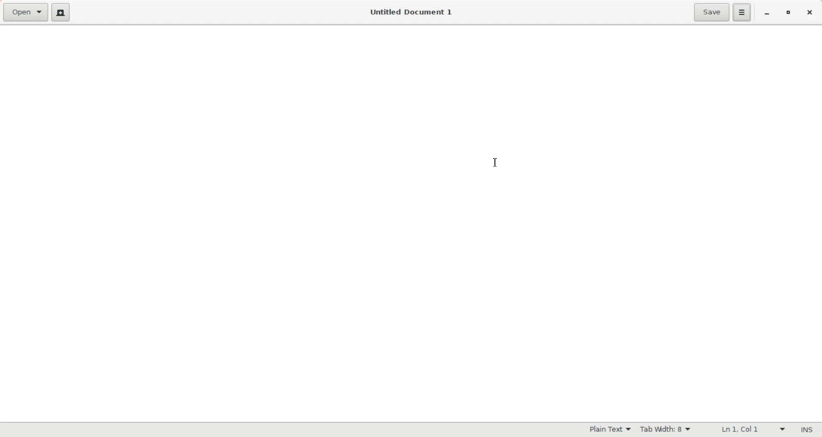 Image resolution: width=822 pixels, height=437 pixels. What do you see at coordinates (711, 12) in the screenshot?
I see `Save` at bounding box center [711, 12].